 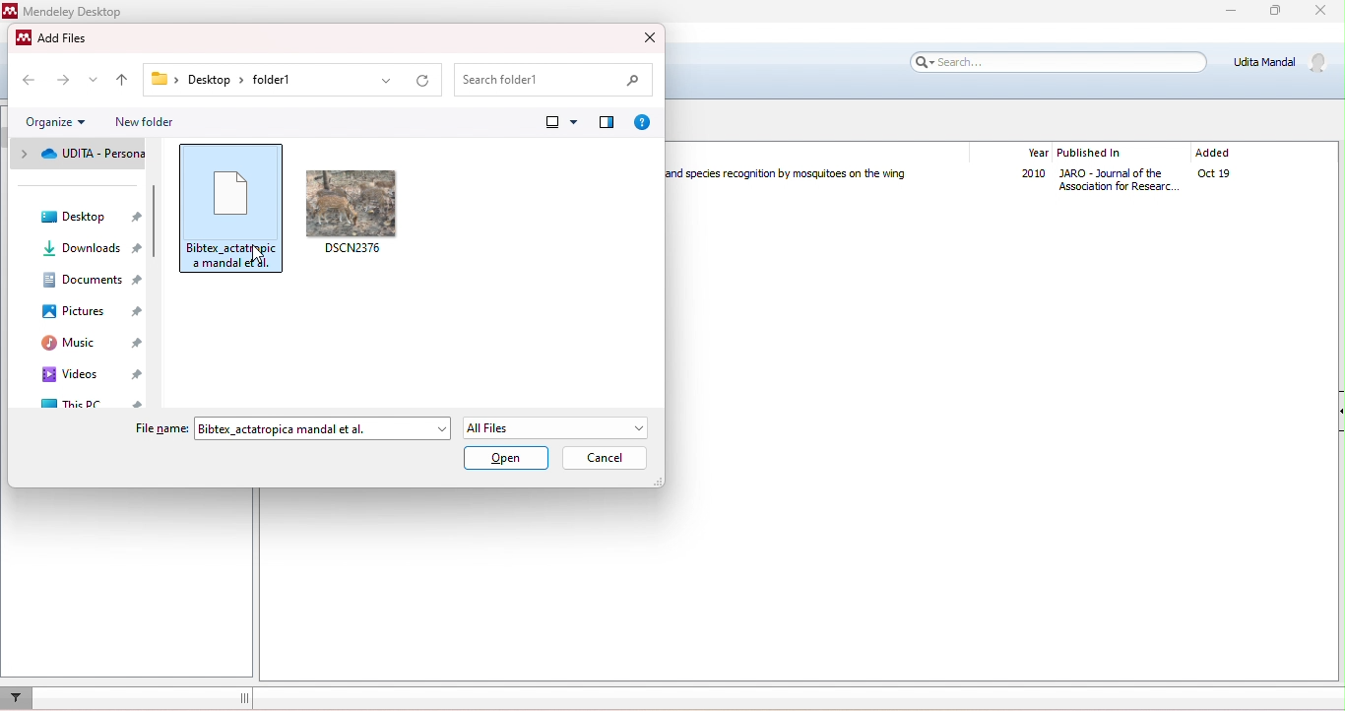 I want to click on drop down, so click(x=442, y=428).